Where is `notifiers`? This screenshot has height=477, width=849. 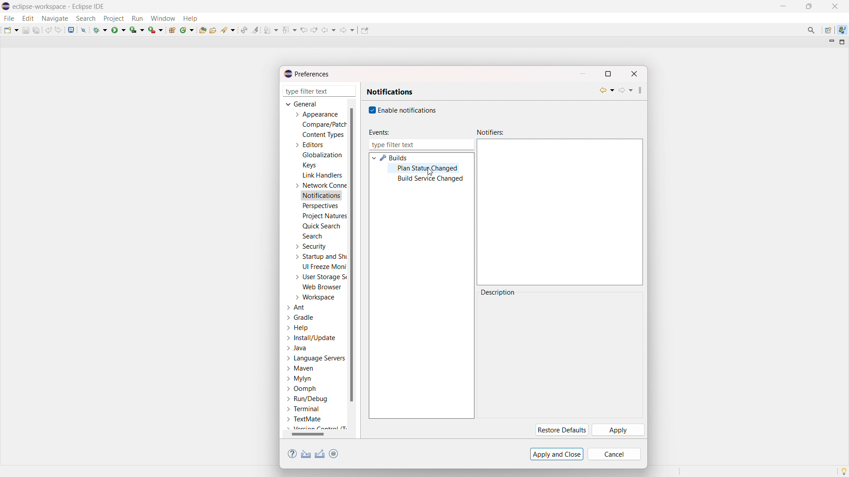 notifiers is located at coordinates (490, 132).